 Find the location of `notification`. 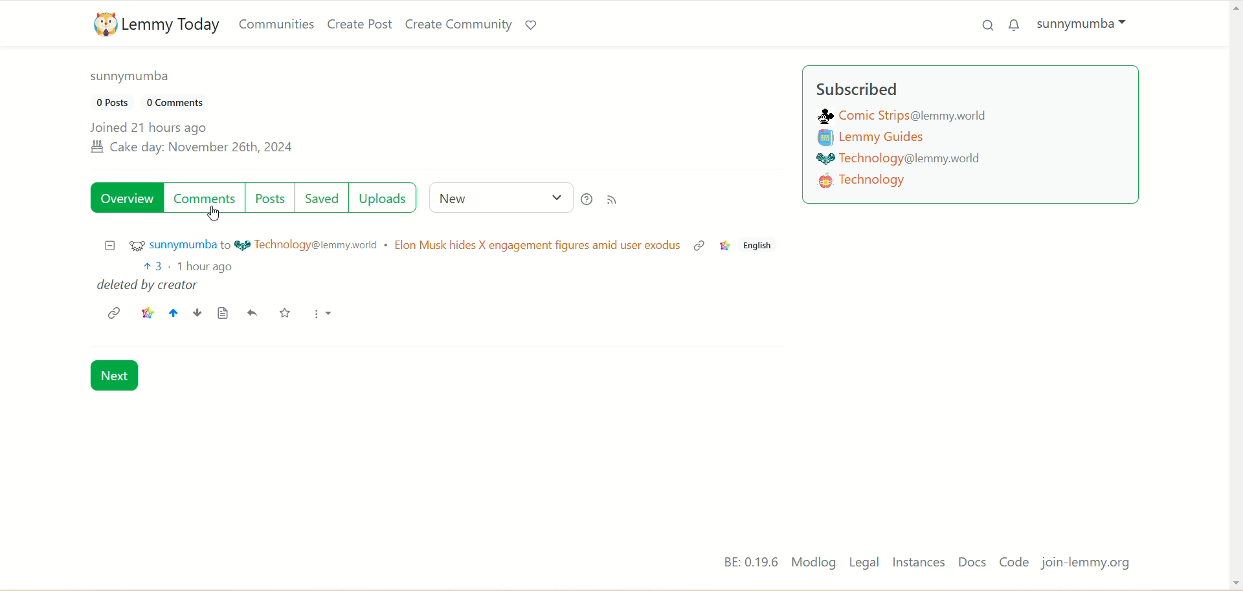

notification is located at coordinates (1015, 25).